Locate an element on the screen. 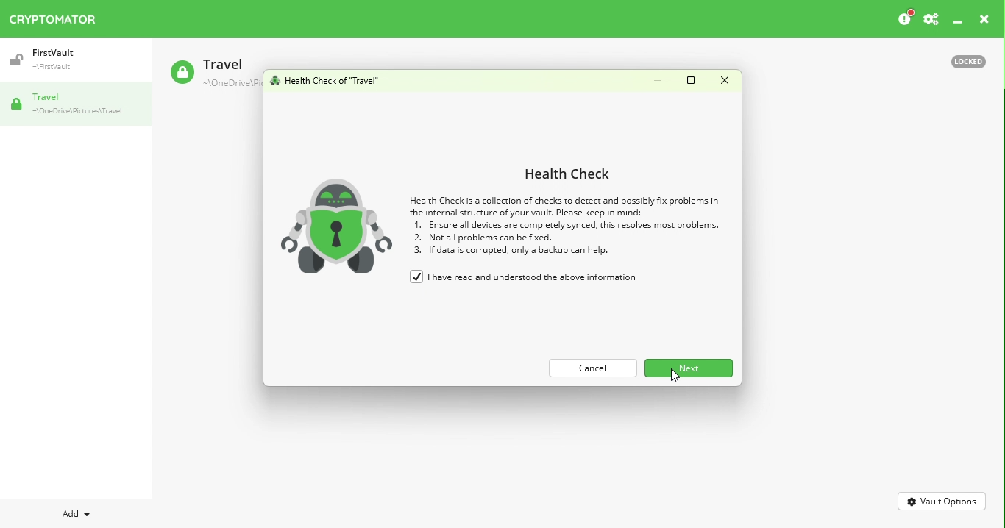 The image size is (1005, 528). Add Dropdown is located at coordinates (70, 513).